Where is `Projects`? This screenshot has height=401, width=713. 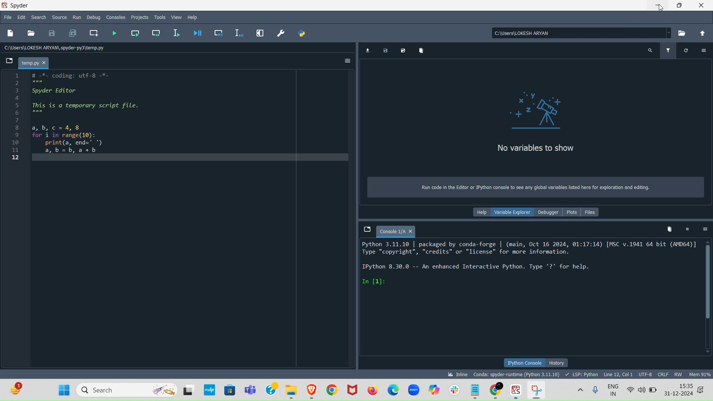
Projects is located at coordinates (139, 16).